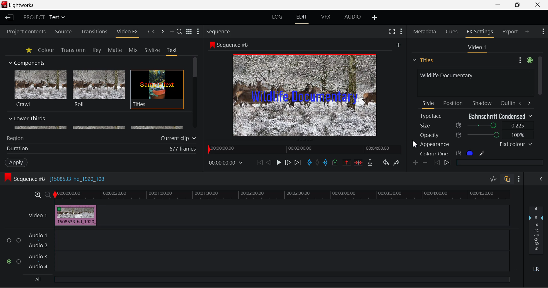  I want to click on Close, so click(538, 4).